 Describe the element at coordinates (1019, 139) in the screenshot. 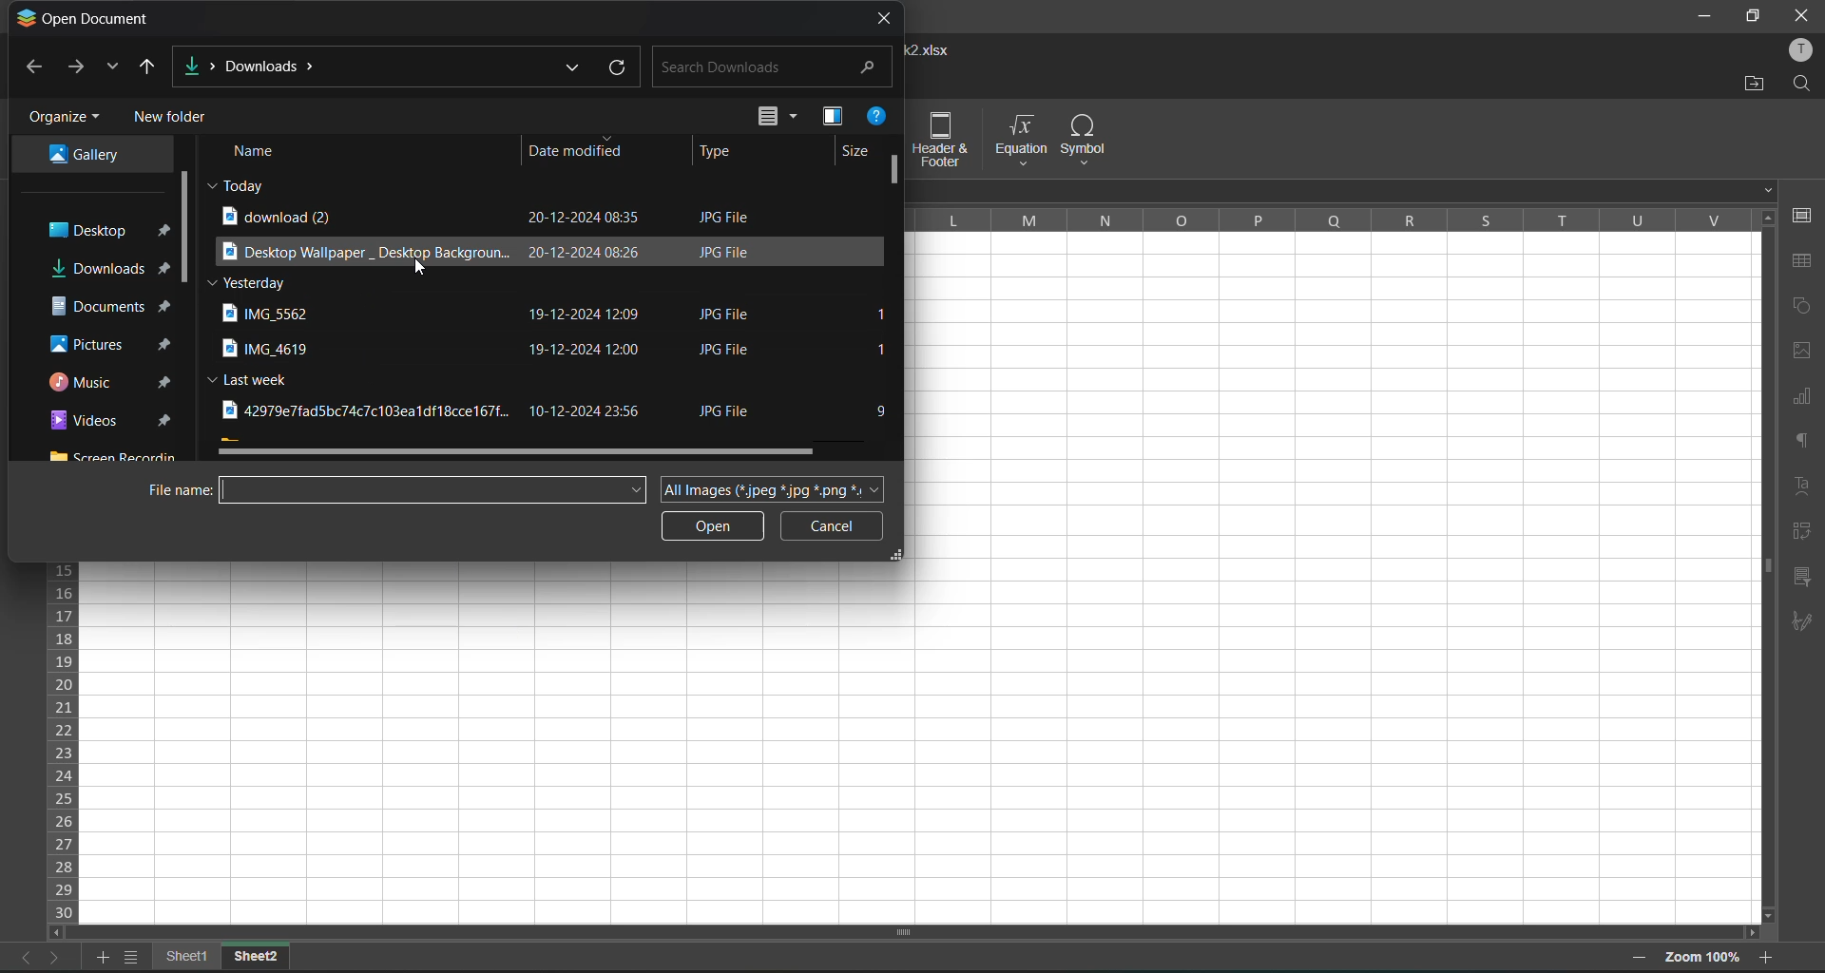

I see `equation` at that location.